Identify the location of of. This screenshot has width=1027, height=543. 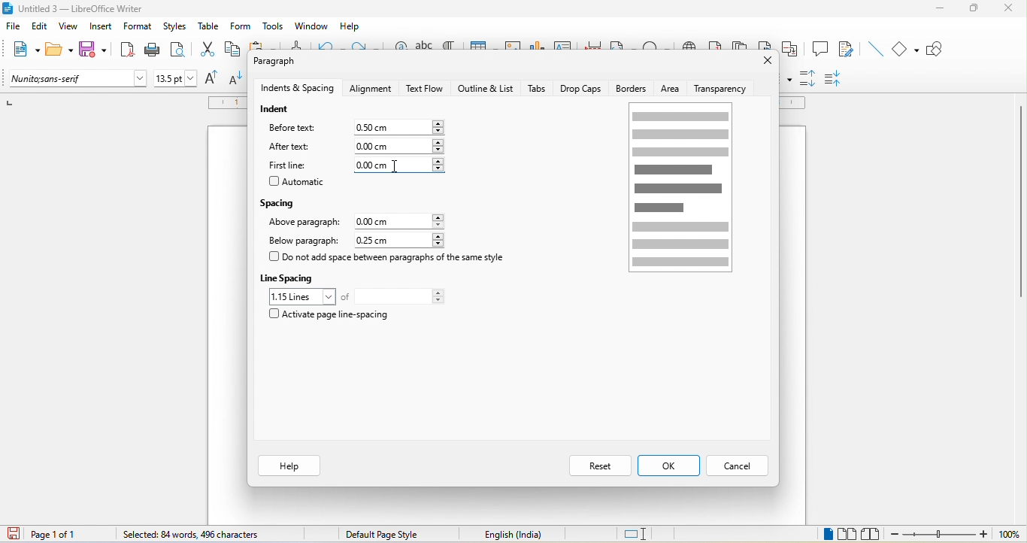
(345, 296).